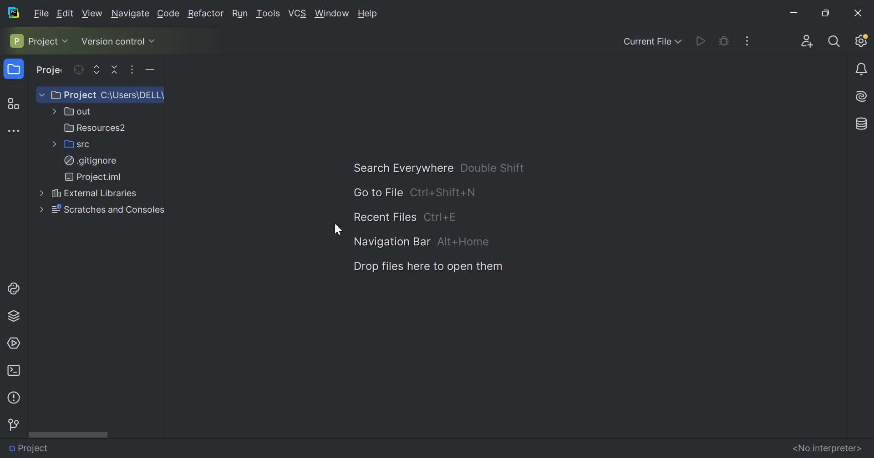 Image resolution: width=874 pixels, height=458 pixels. I want to click on .gitignore, so click(90, 161).